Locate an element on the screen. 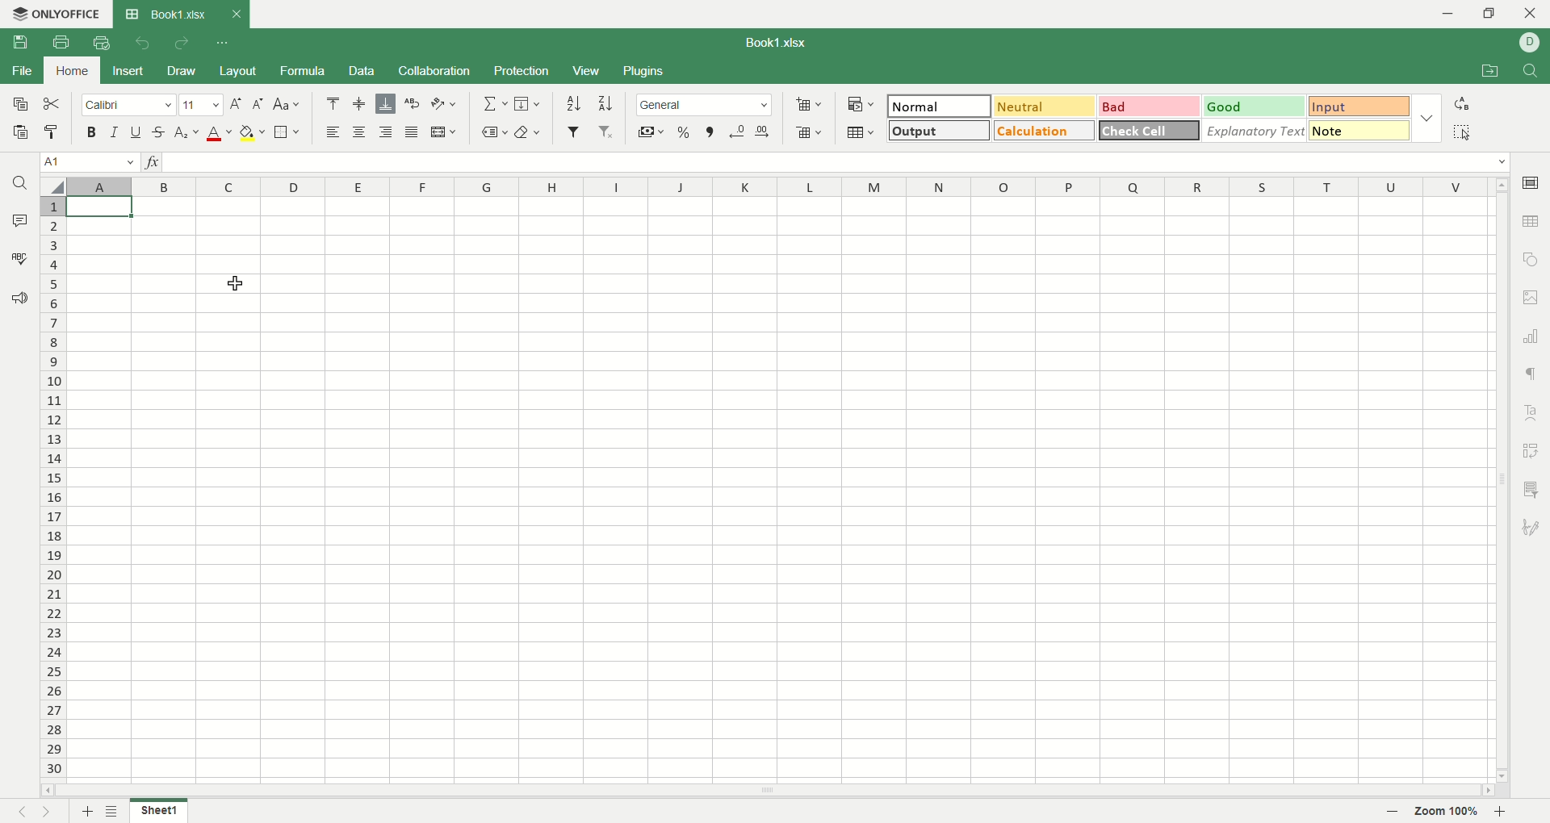  table settings is located at coordinates (1532, 223).